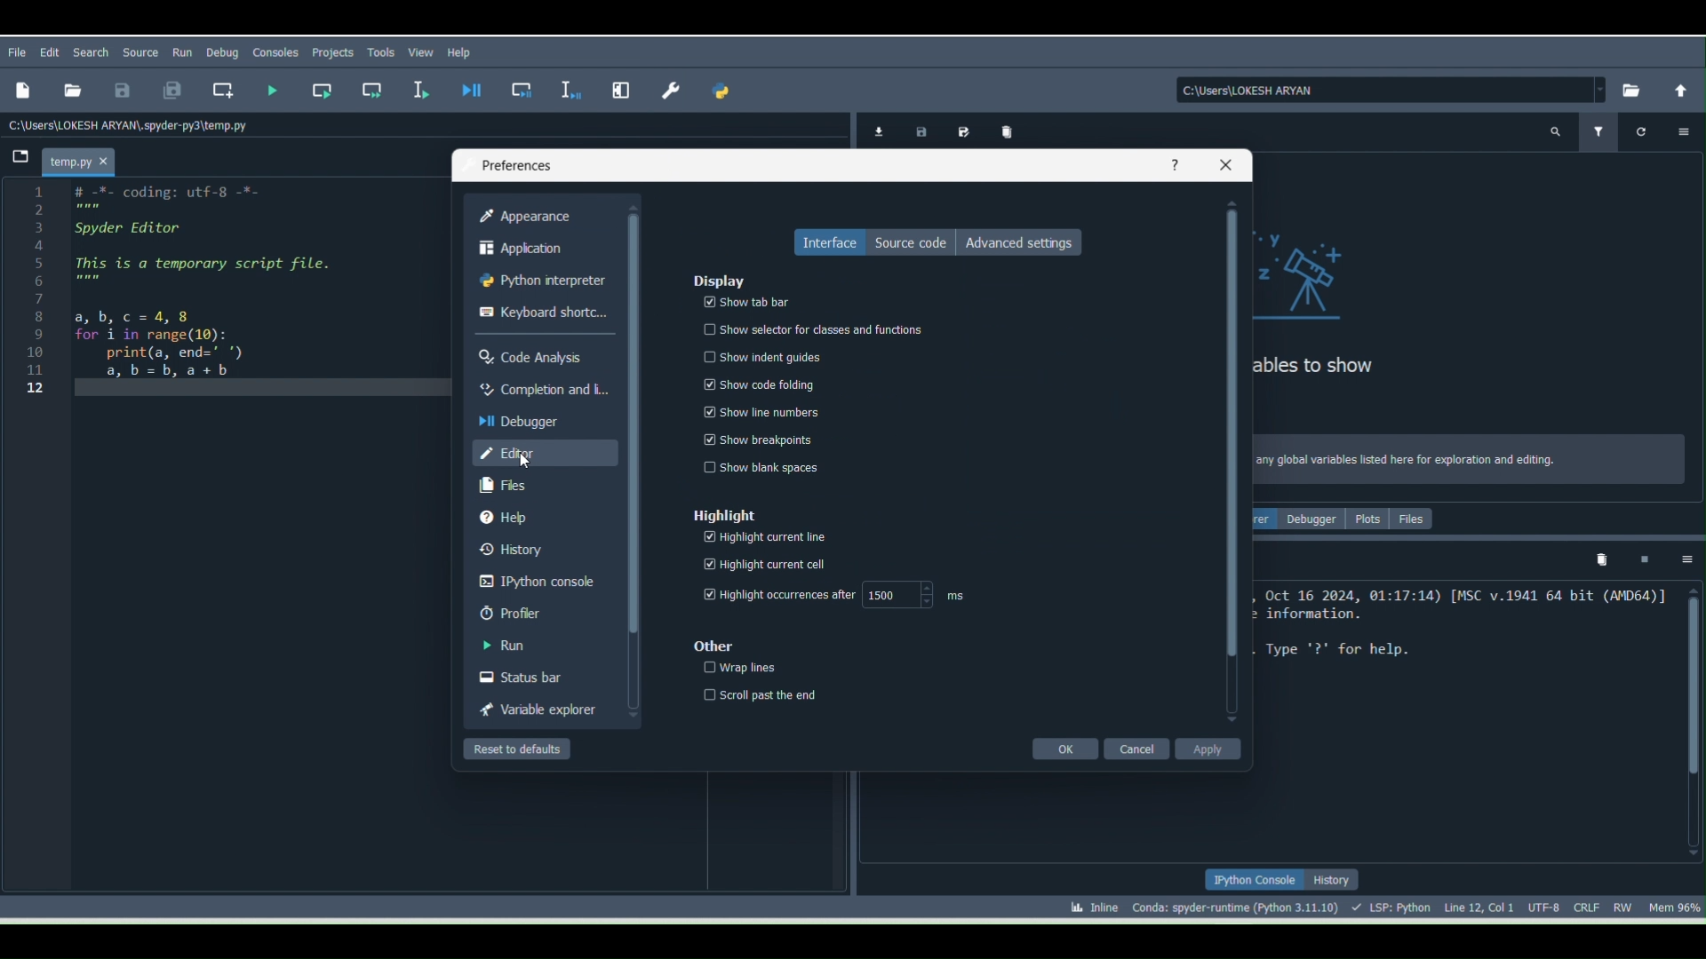  I want to click on more options, so click(1680, 130).